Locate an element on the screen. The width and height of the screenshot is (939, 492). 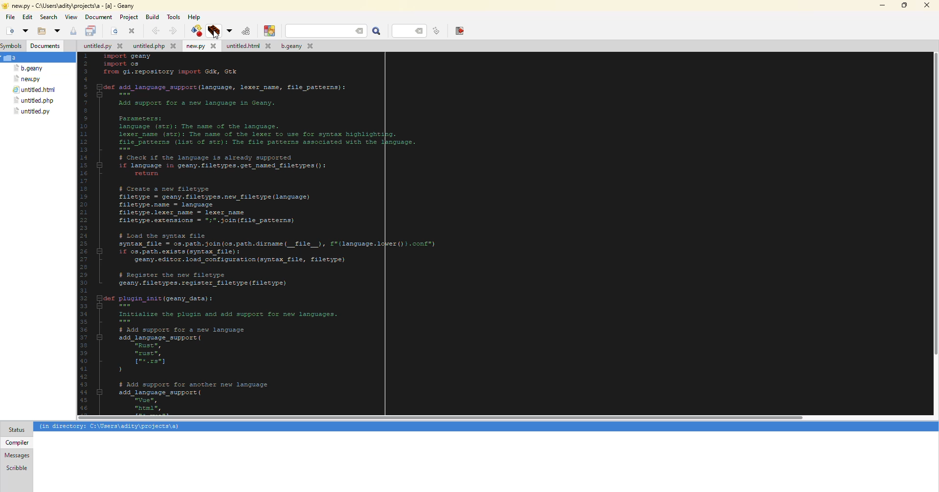
document is located at coordinates (99, 17).